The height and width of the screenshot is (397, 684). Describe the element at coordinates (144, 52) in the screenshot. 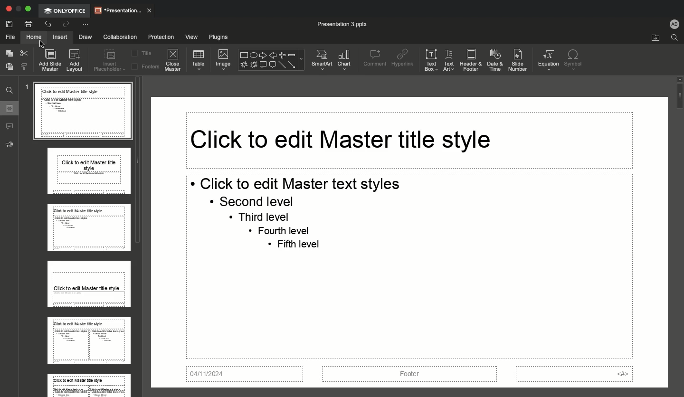

I see `Title` at that location.